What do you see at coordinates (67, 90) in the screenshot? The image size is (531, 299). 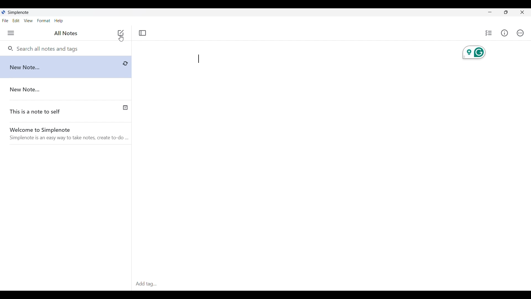 I see `New Note(Older note)` at bounding box center [67, 90].